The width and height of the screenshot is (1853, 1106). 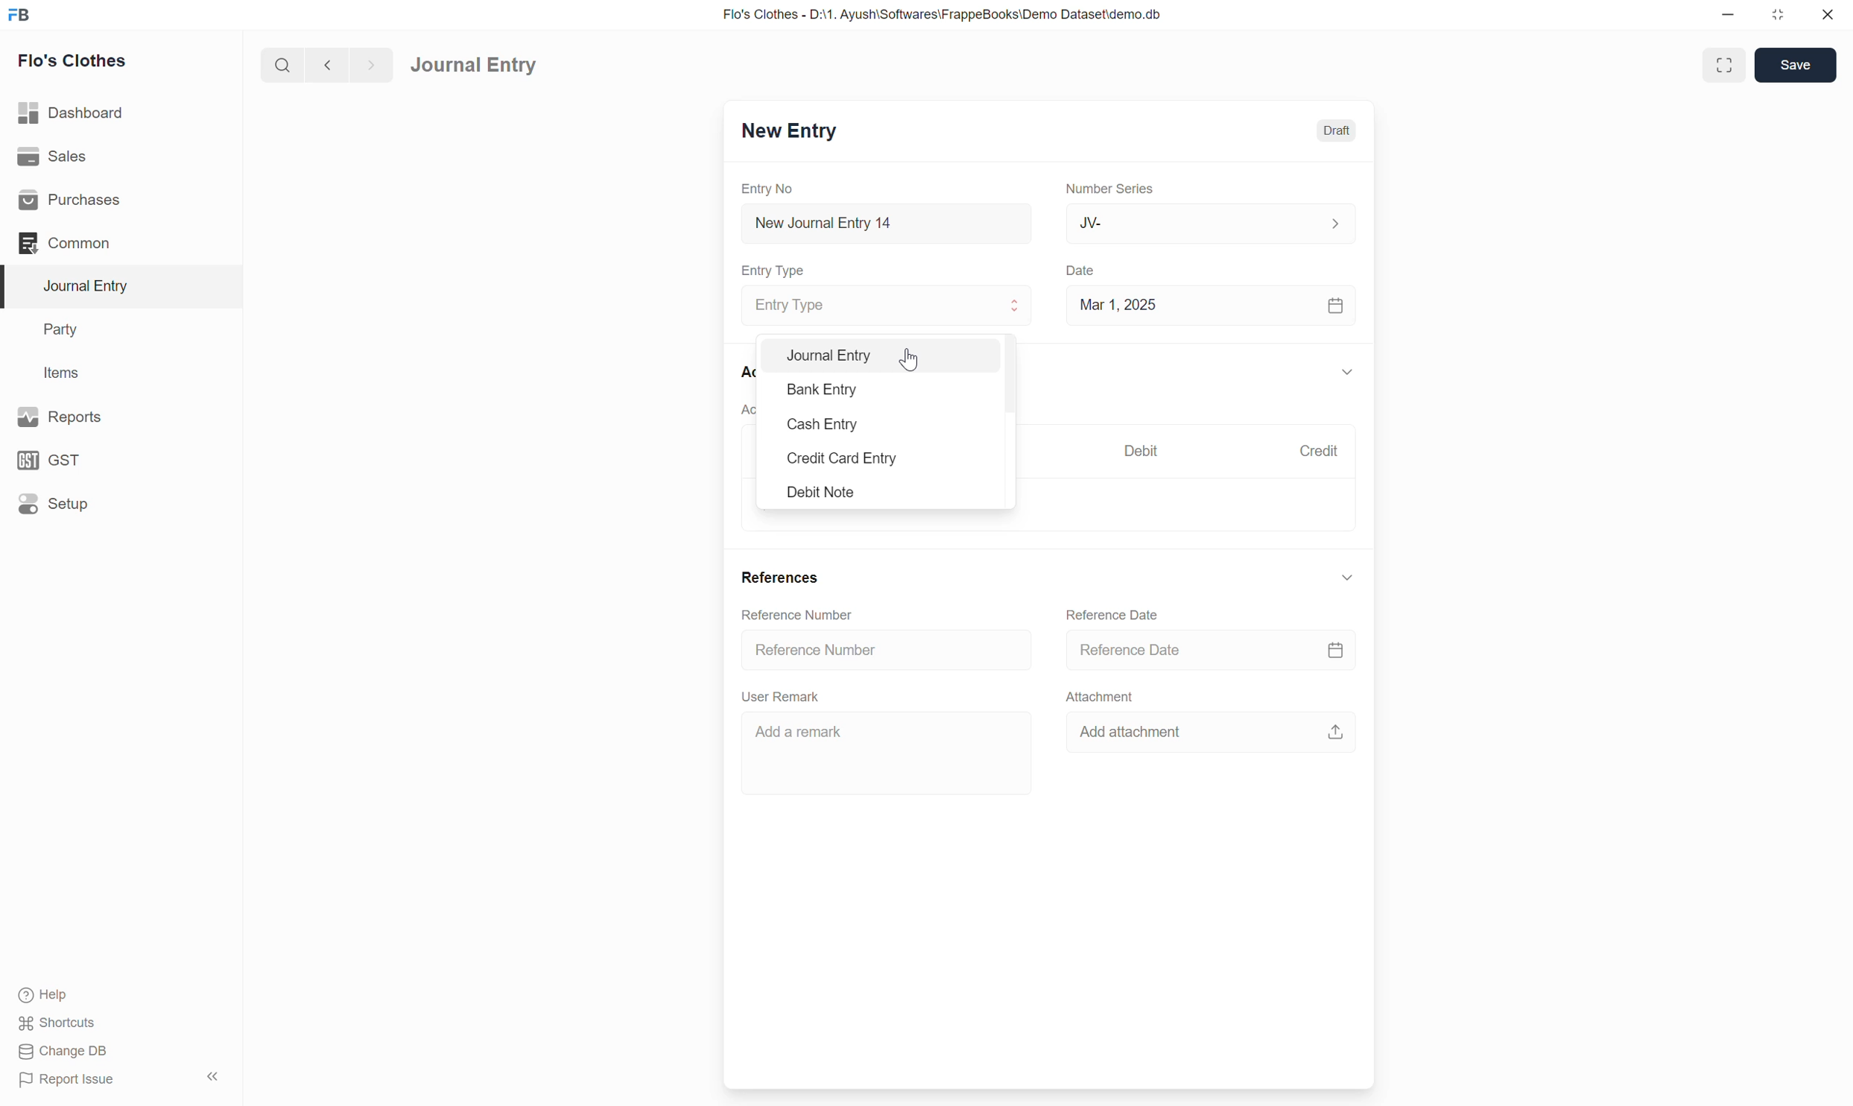 What do you see at coordinates (51, 461) in the screenshot?
I see `GST` at bounding box center [51, 461].